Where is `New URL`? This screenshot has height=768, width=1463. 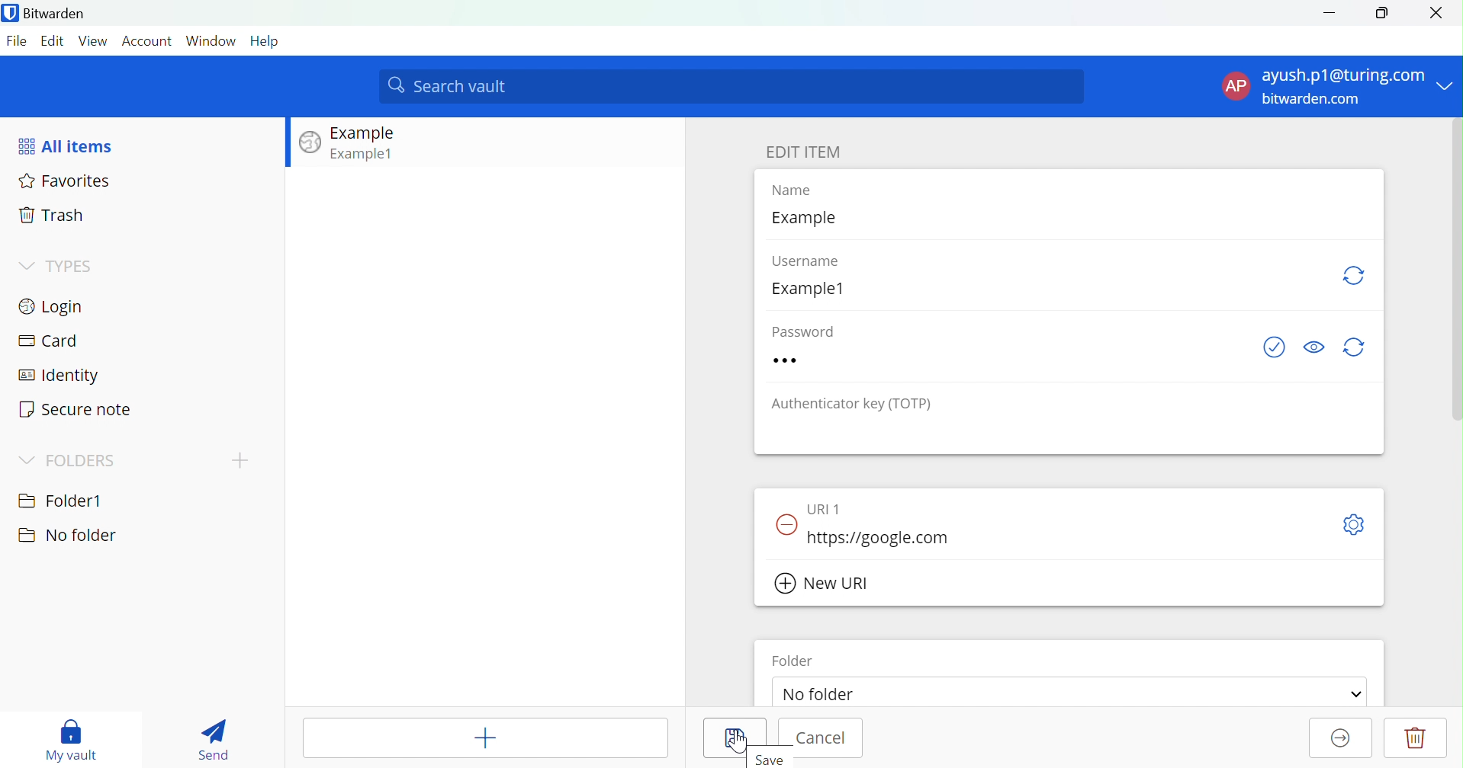 New URL is located at coordinates (824, 584).